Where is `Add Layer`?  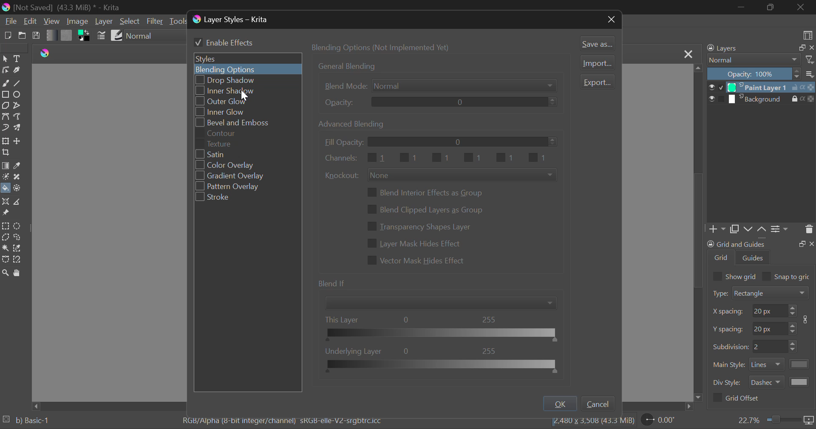
Add Layer is located at coordinates (718, 230).